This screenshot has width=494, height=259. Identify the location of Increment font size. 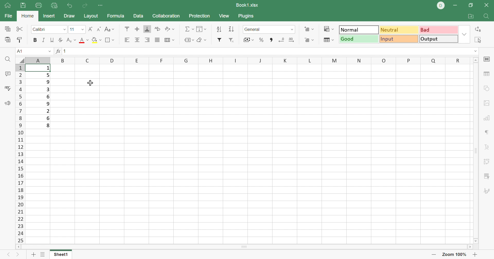
(90, 30).